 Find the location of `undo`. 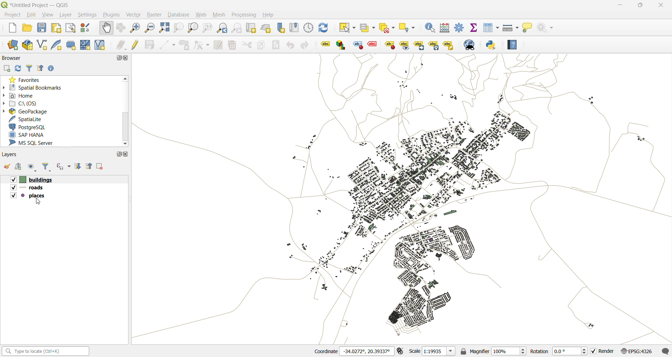

undo is located at coordinates (291, 45).